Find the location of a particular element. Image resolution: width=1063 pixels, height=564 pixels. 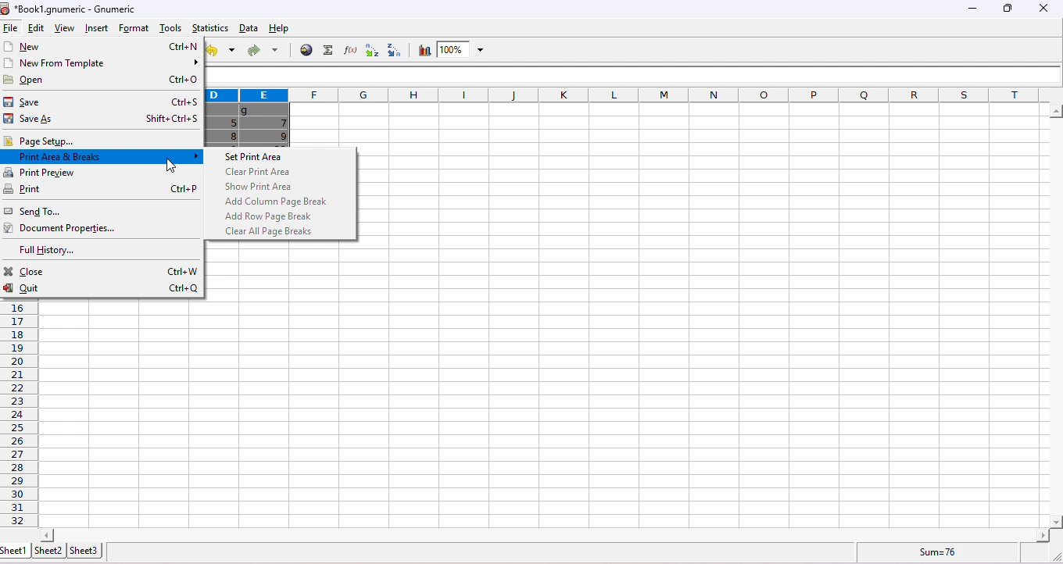

title is located at coordinates (70, 9).